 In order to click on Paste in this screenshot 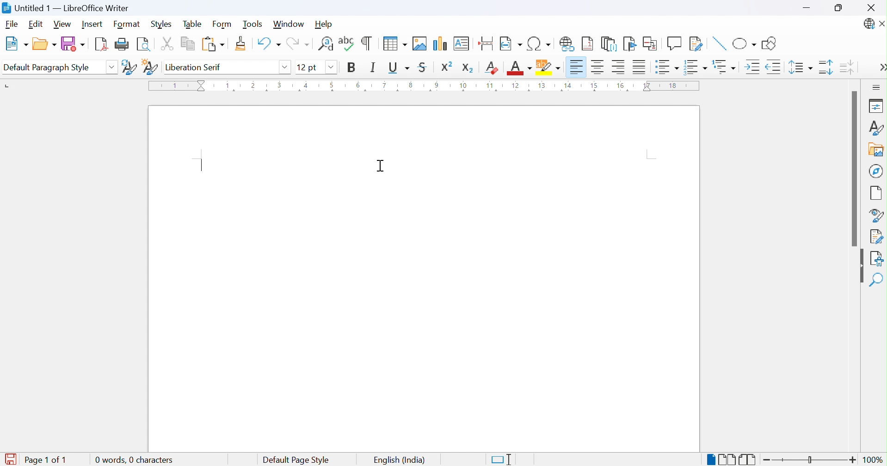, I will do `click(213, 44)`.